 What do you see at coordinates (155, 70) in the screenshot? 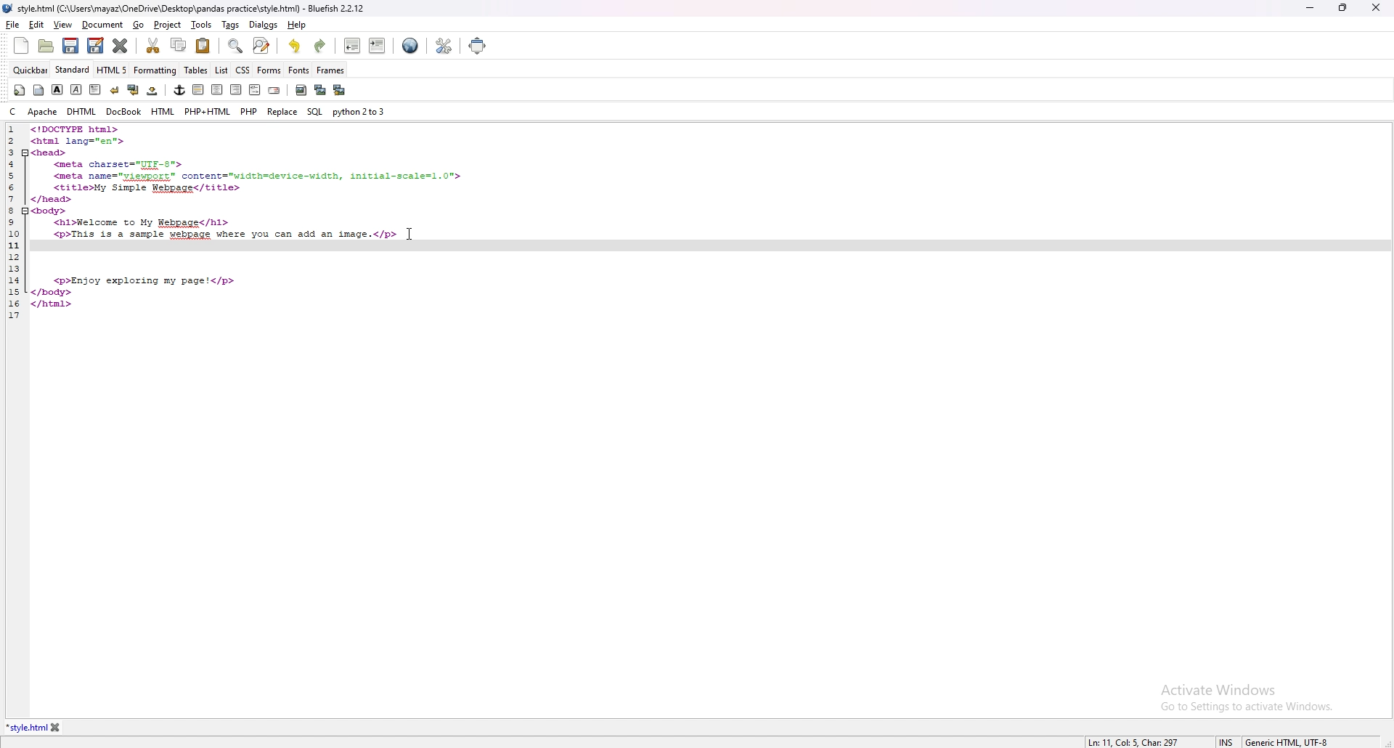
I see `formatting` at bounding box center [155, 70].